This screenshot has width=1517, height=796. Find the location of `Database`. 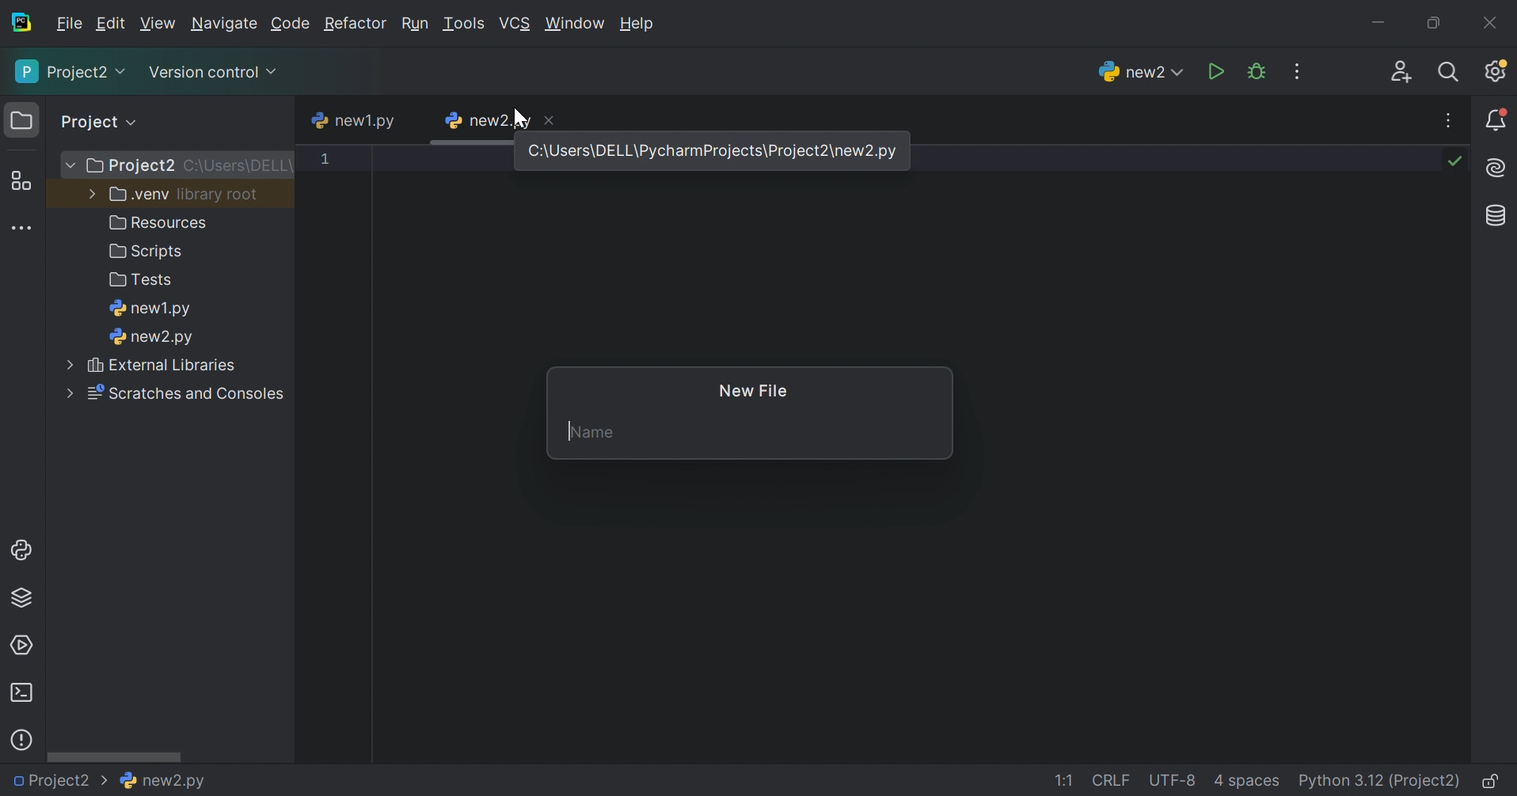

Database is located at coordinates (1493, 215).